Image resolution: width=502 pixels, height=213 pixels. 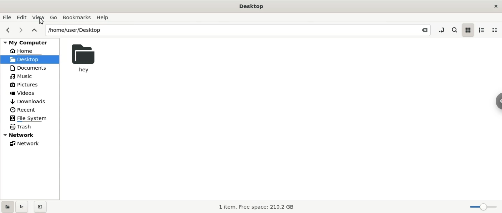 What do you see at coordinates (25, 145) in the screenshot?
I see `Network` at bounding box center [25, 145].